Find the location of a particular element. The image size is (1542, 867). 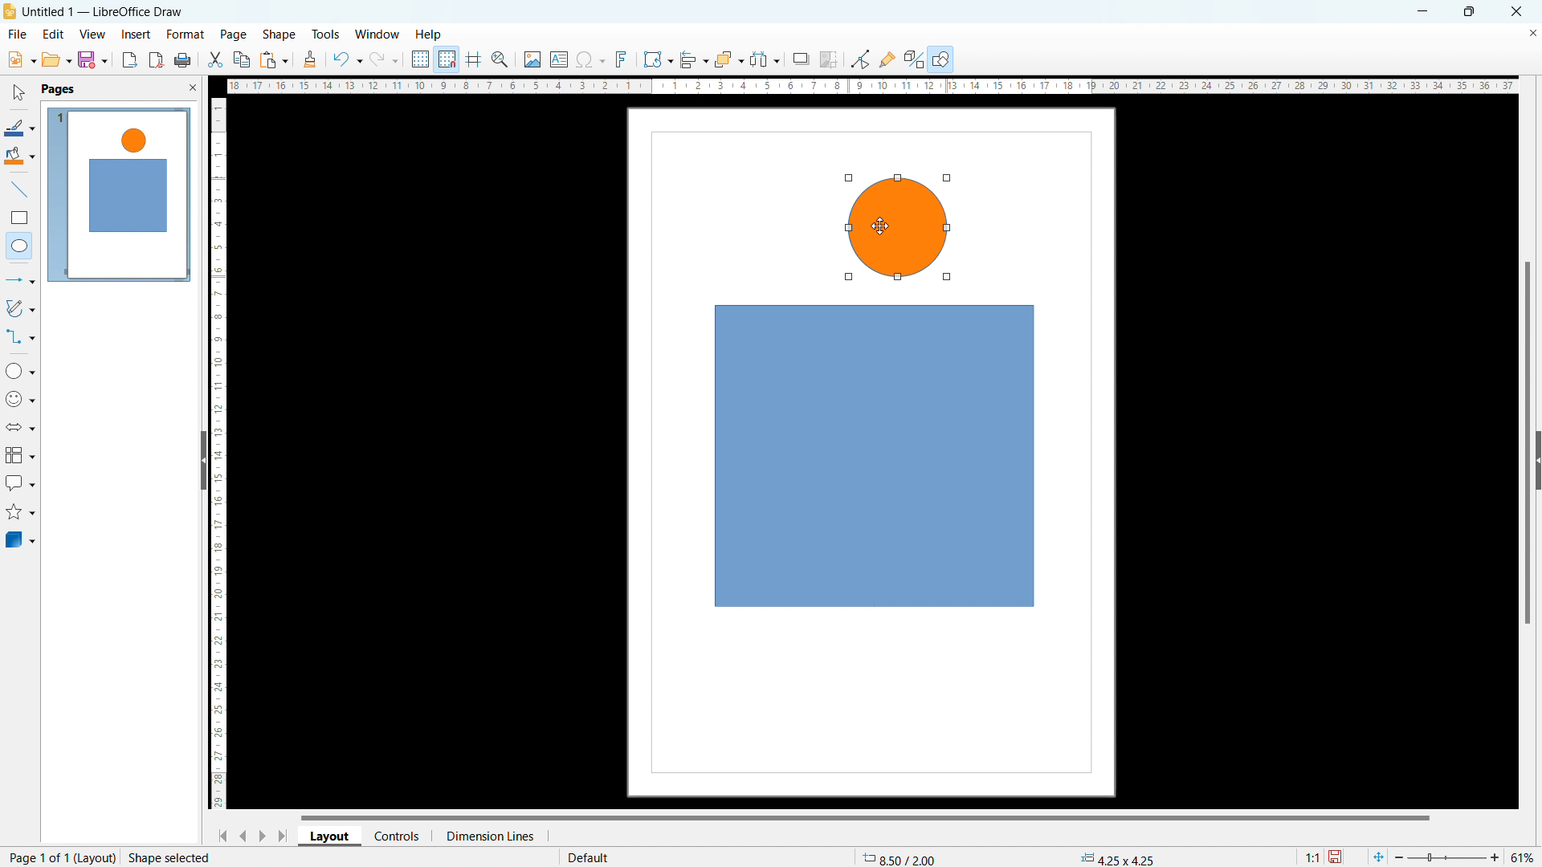

cursor coordinates is located at coordinates (904, 856).